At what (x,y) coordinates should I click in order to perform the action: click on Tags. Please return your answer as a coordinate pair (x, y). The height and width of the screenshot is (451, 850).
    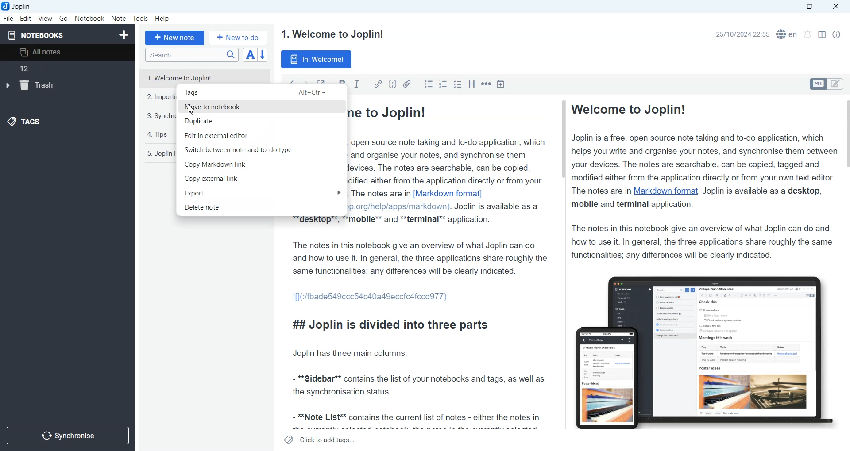
    Looking at the image, I should click on (24, 122).